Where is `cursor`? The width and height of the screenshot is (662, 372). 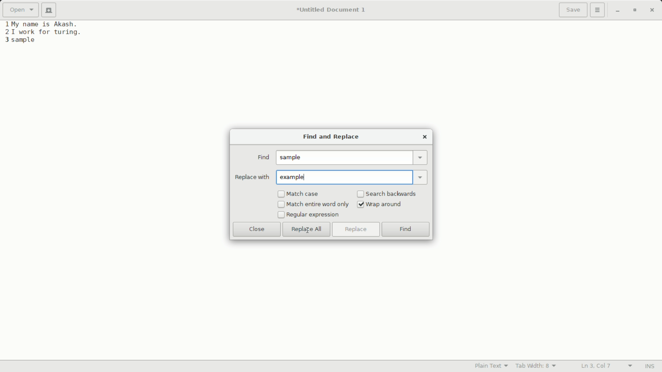
cursor is located at coordinates (309, 230).